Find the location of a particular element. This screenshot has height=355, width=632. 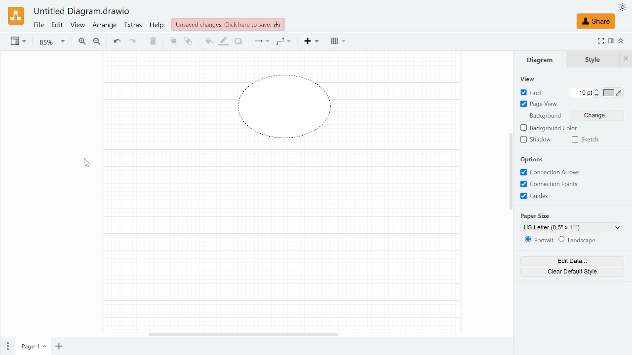

Horizontal scrollbar is located at coordinates (242, 334).